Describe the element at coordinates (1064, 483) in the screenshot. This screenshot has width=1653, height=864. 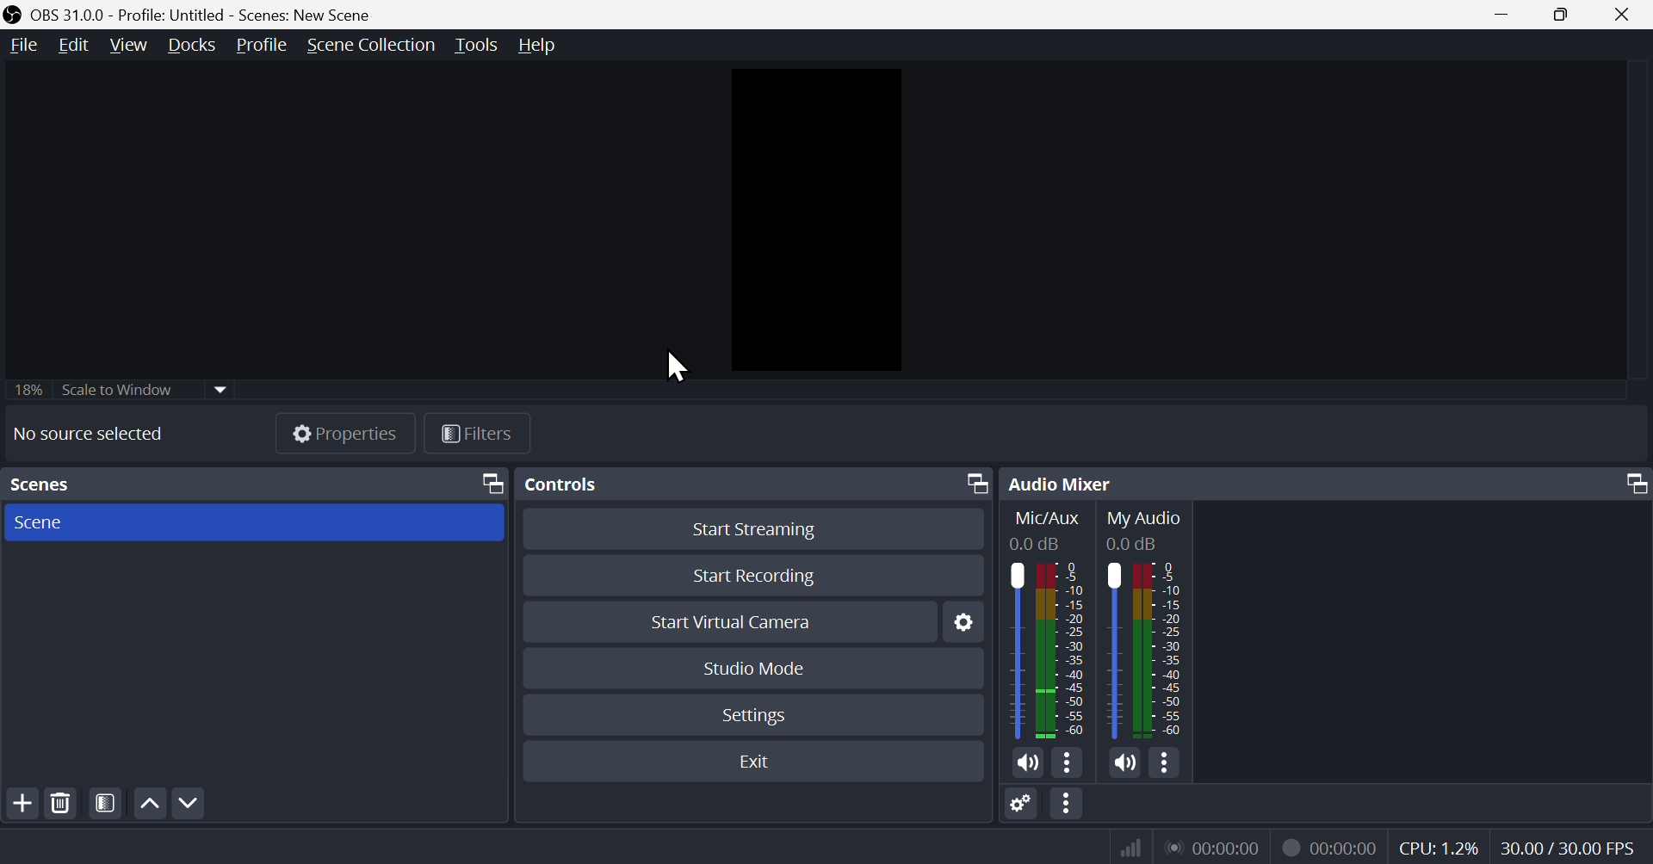
I see `Audio Mixer` at that location.